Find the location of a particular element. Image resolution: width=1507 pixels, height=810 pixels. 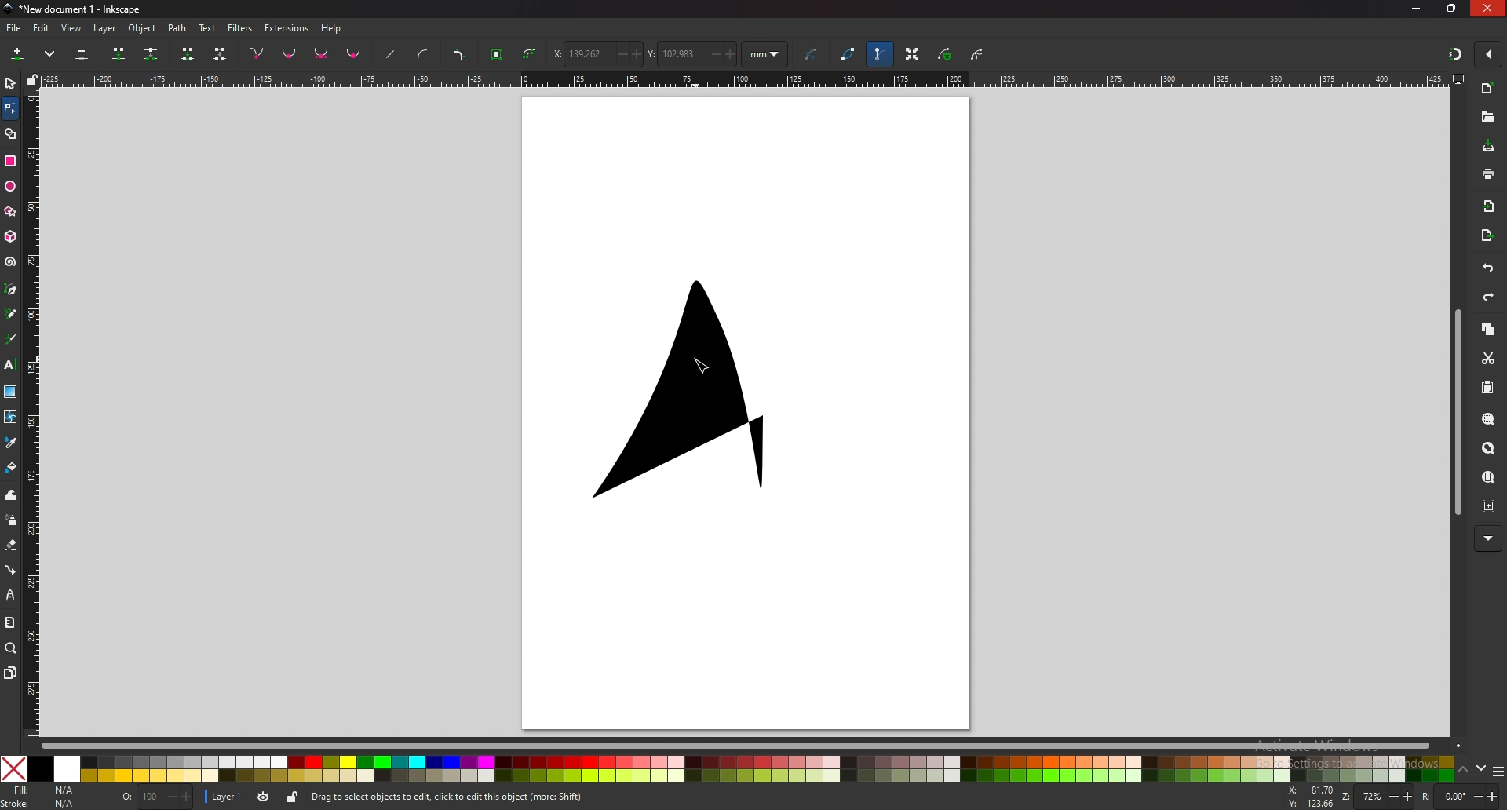

zoom page is located at coordinates (1487, 478).